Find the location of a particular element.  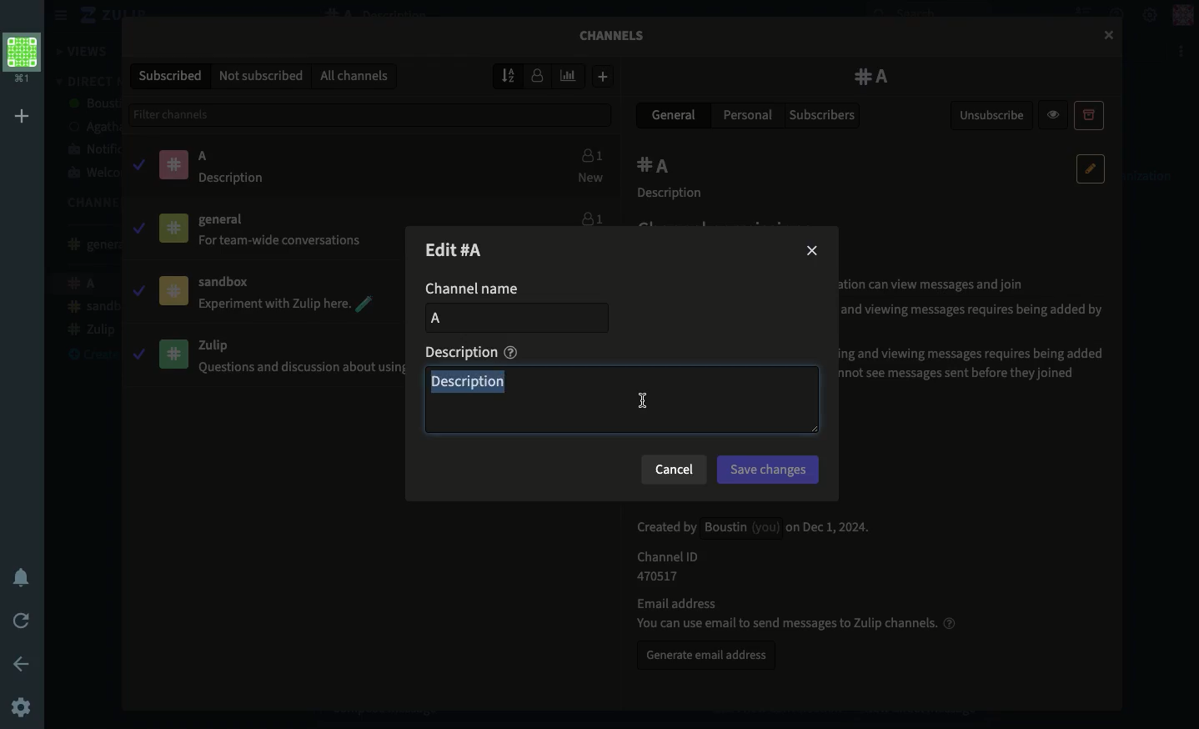

Profile is located at coordinates (1182, 16).